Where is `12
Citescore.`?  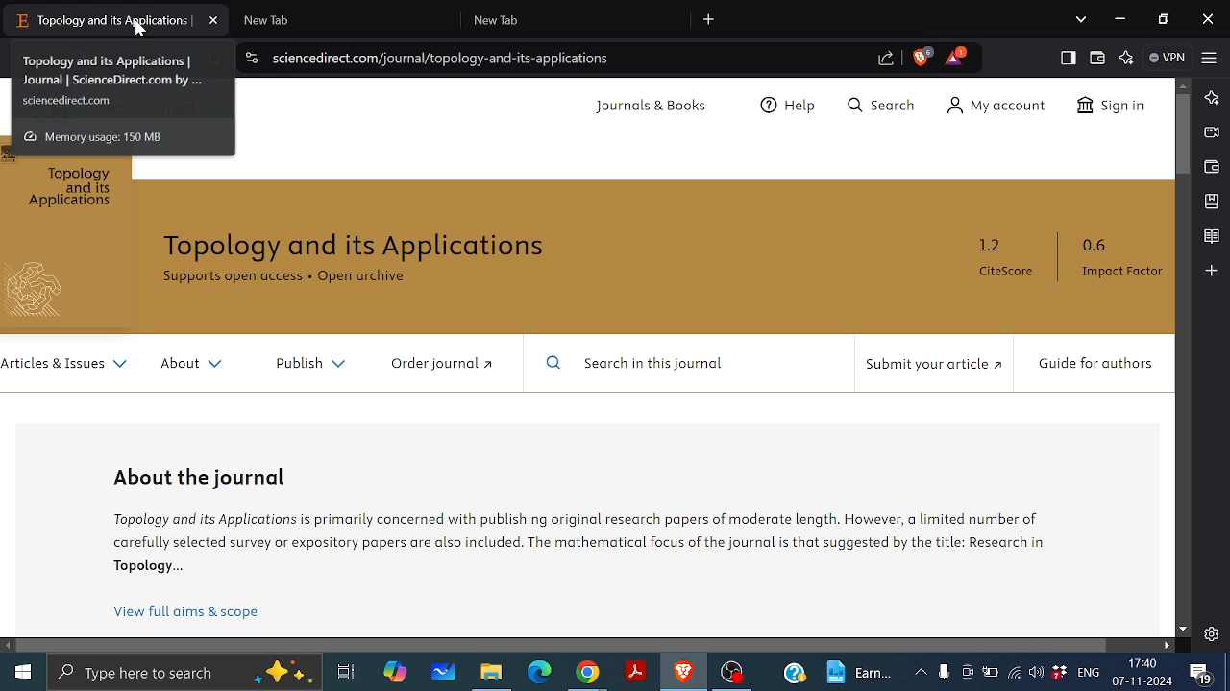
12
Citescore. is located at coordinates (1005, 258).